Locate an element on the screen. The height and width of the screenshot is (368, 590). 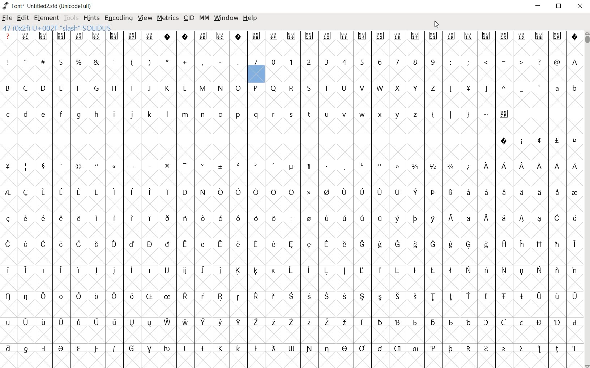
symbols is located at coordinates (134, 61).